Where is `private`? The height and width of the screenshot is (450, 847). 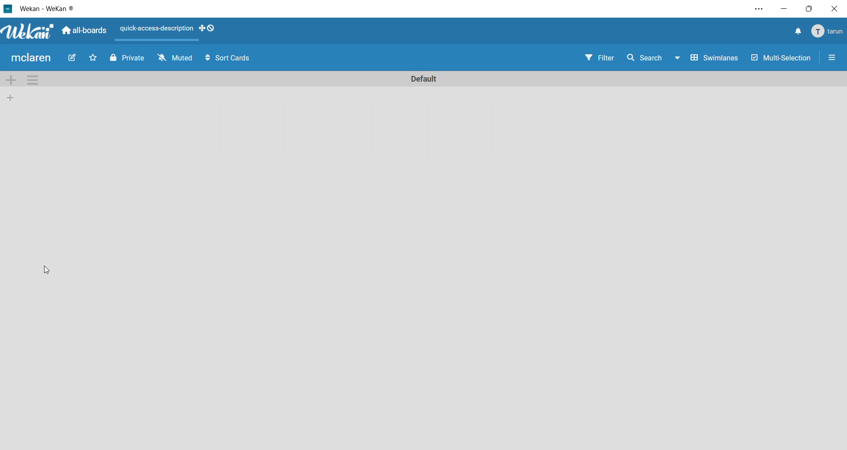 private is located at coordinates (127, 60).